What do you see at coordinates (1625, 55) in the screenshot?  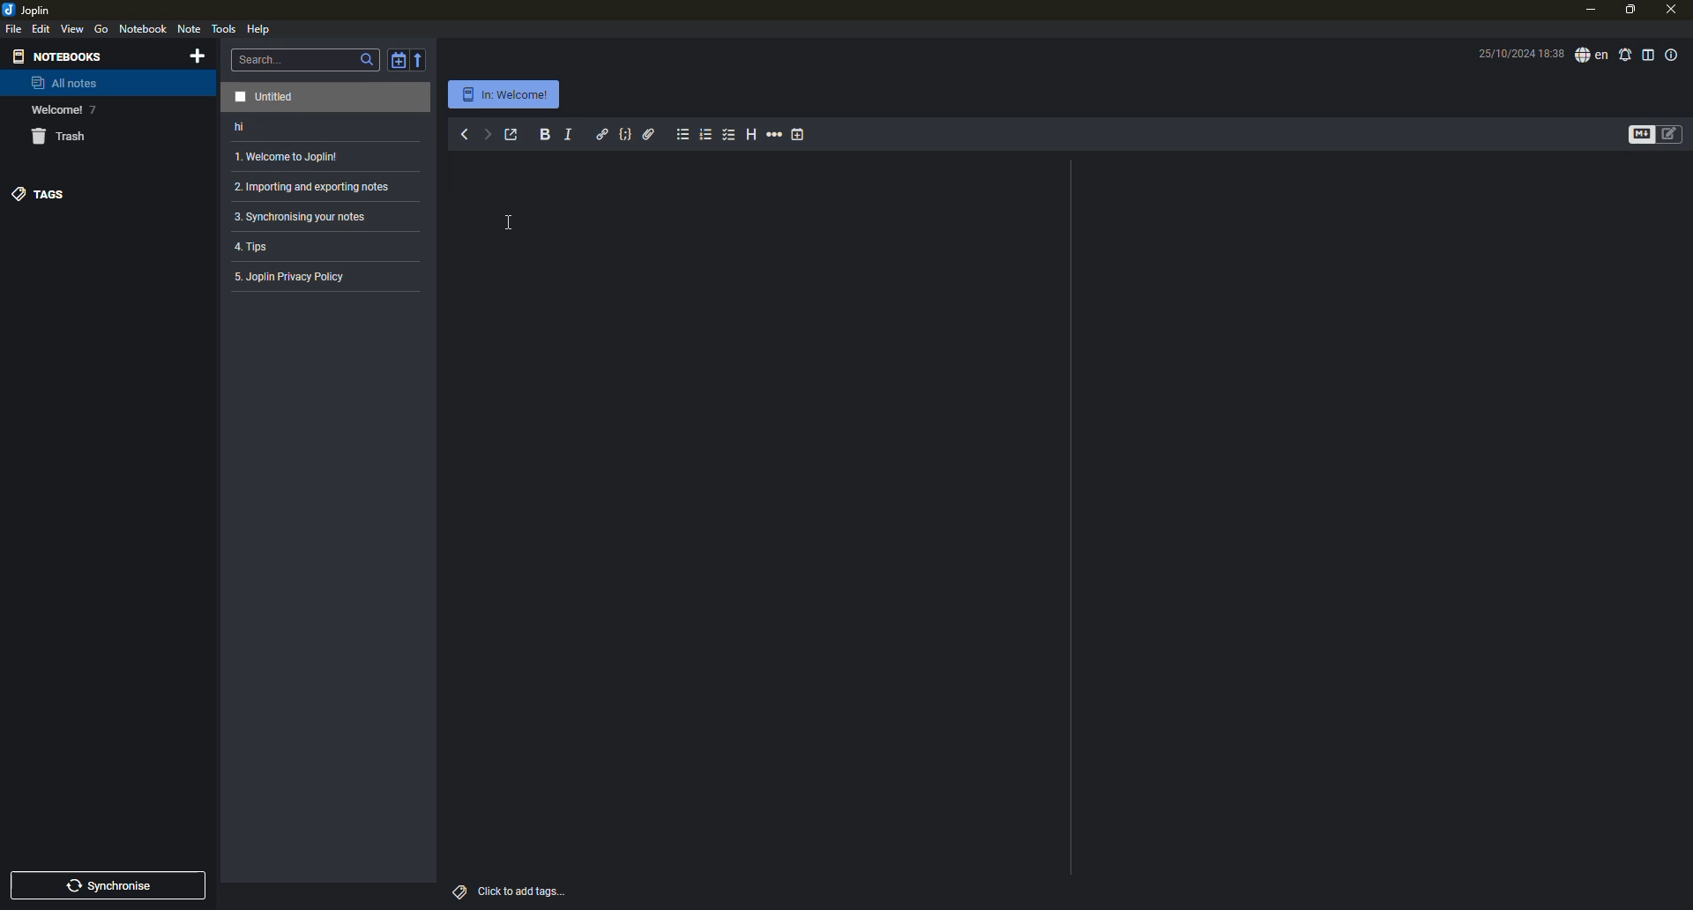 I see `set alarm` at bounding box center [1625, 55].